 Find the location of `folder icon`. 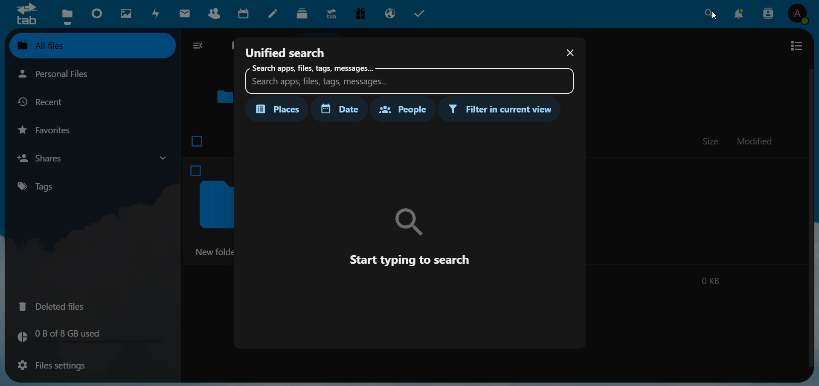

folder icon is located at coordinates (223, 97).